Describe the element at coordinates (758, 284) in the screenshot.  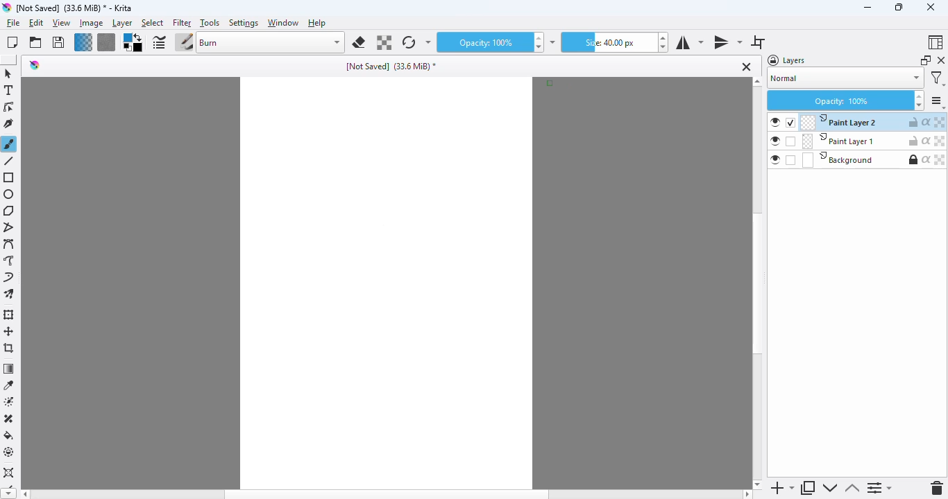
I see `vertical scroll bar` at that location.